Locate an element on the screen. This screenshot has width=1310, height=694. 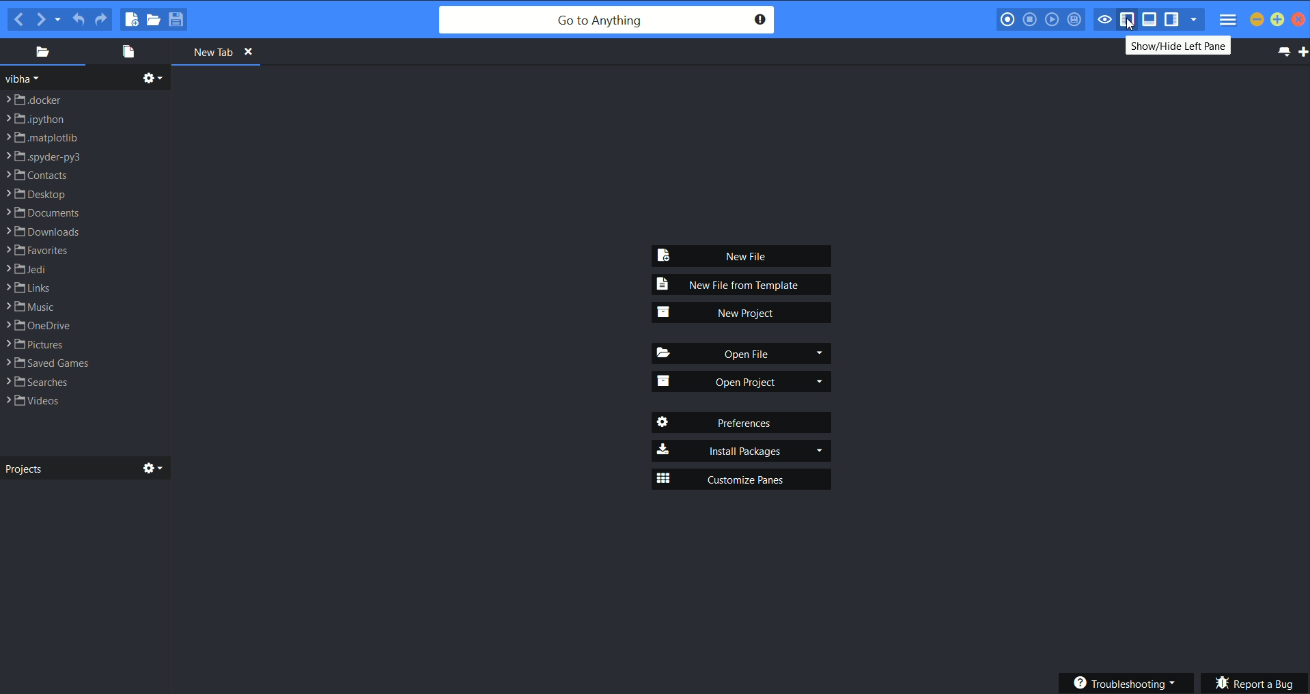
hide right pane is located at coordinates (1175, 20).